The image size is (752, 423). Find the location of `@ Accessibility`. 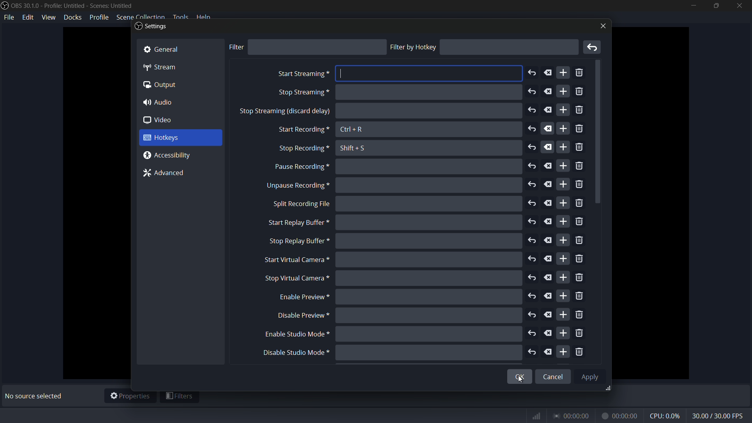

@ Accessibility is located at coordinates (170, 155).